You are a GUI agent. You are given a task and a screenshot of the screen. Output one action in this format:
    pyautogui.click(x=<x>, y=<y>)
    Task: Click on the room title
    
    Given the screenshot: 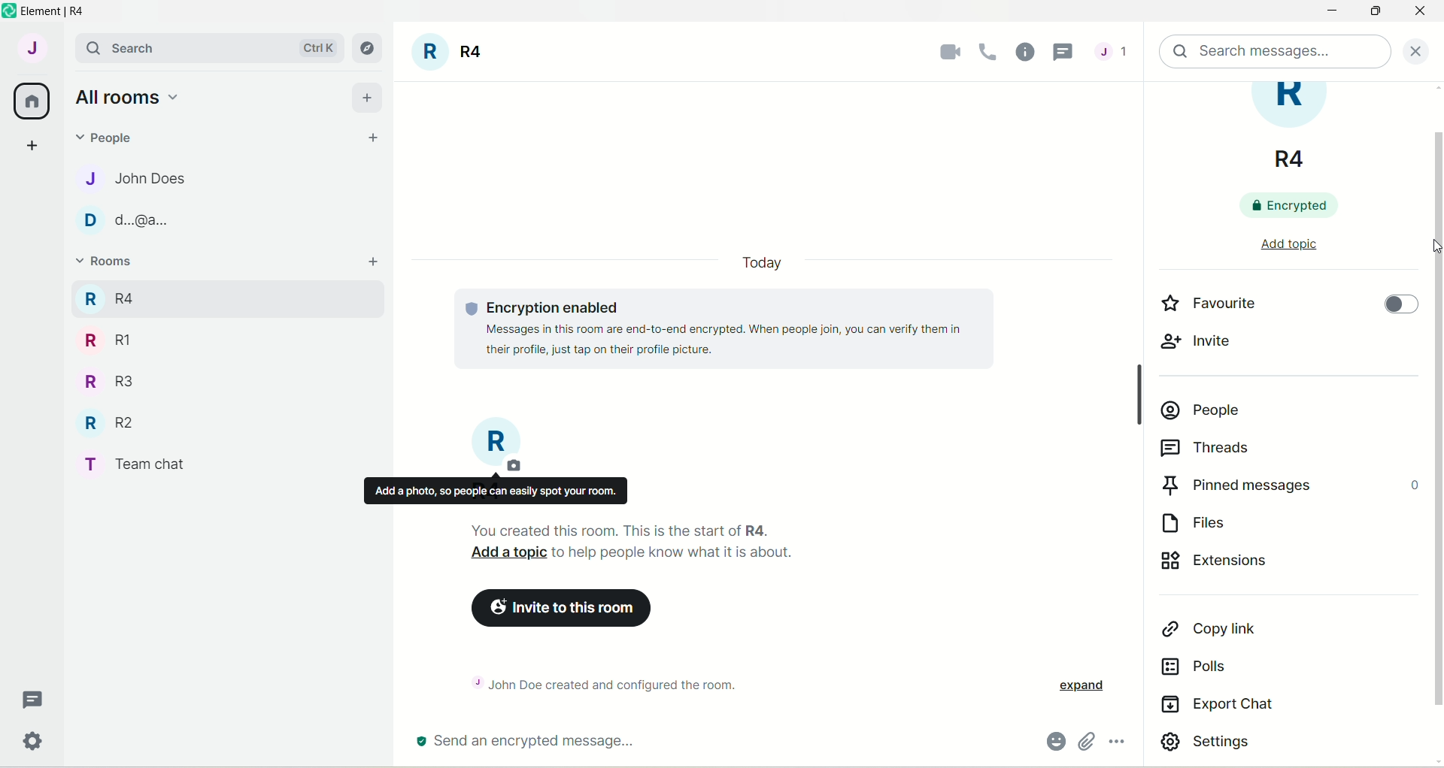 What is the action you would take?
    pyautogui.click(x=1297, y=125)
    